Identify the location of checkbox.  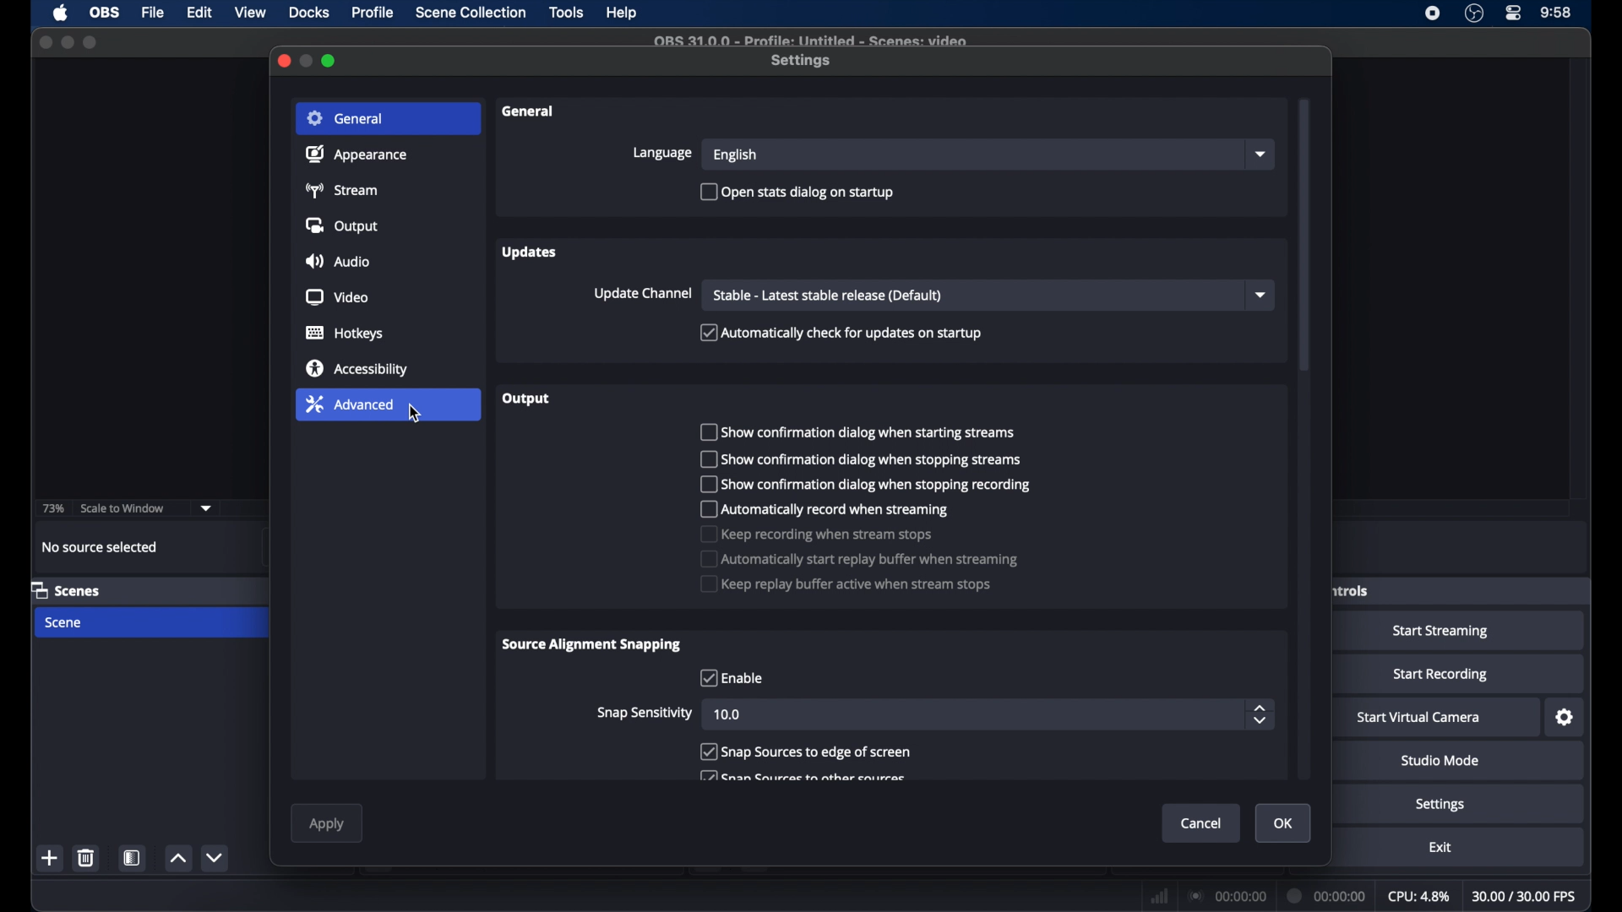
(797, 193).